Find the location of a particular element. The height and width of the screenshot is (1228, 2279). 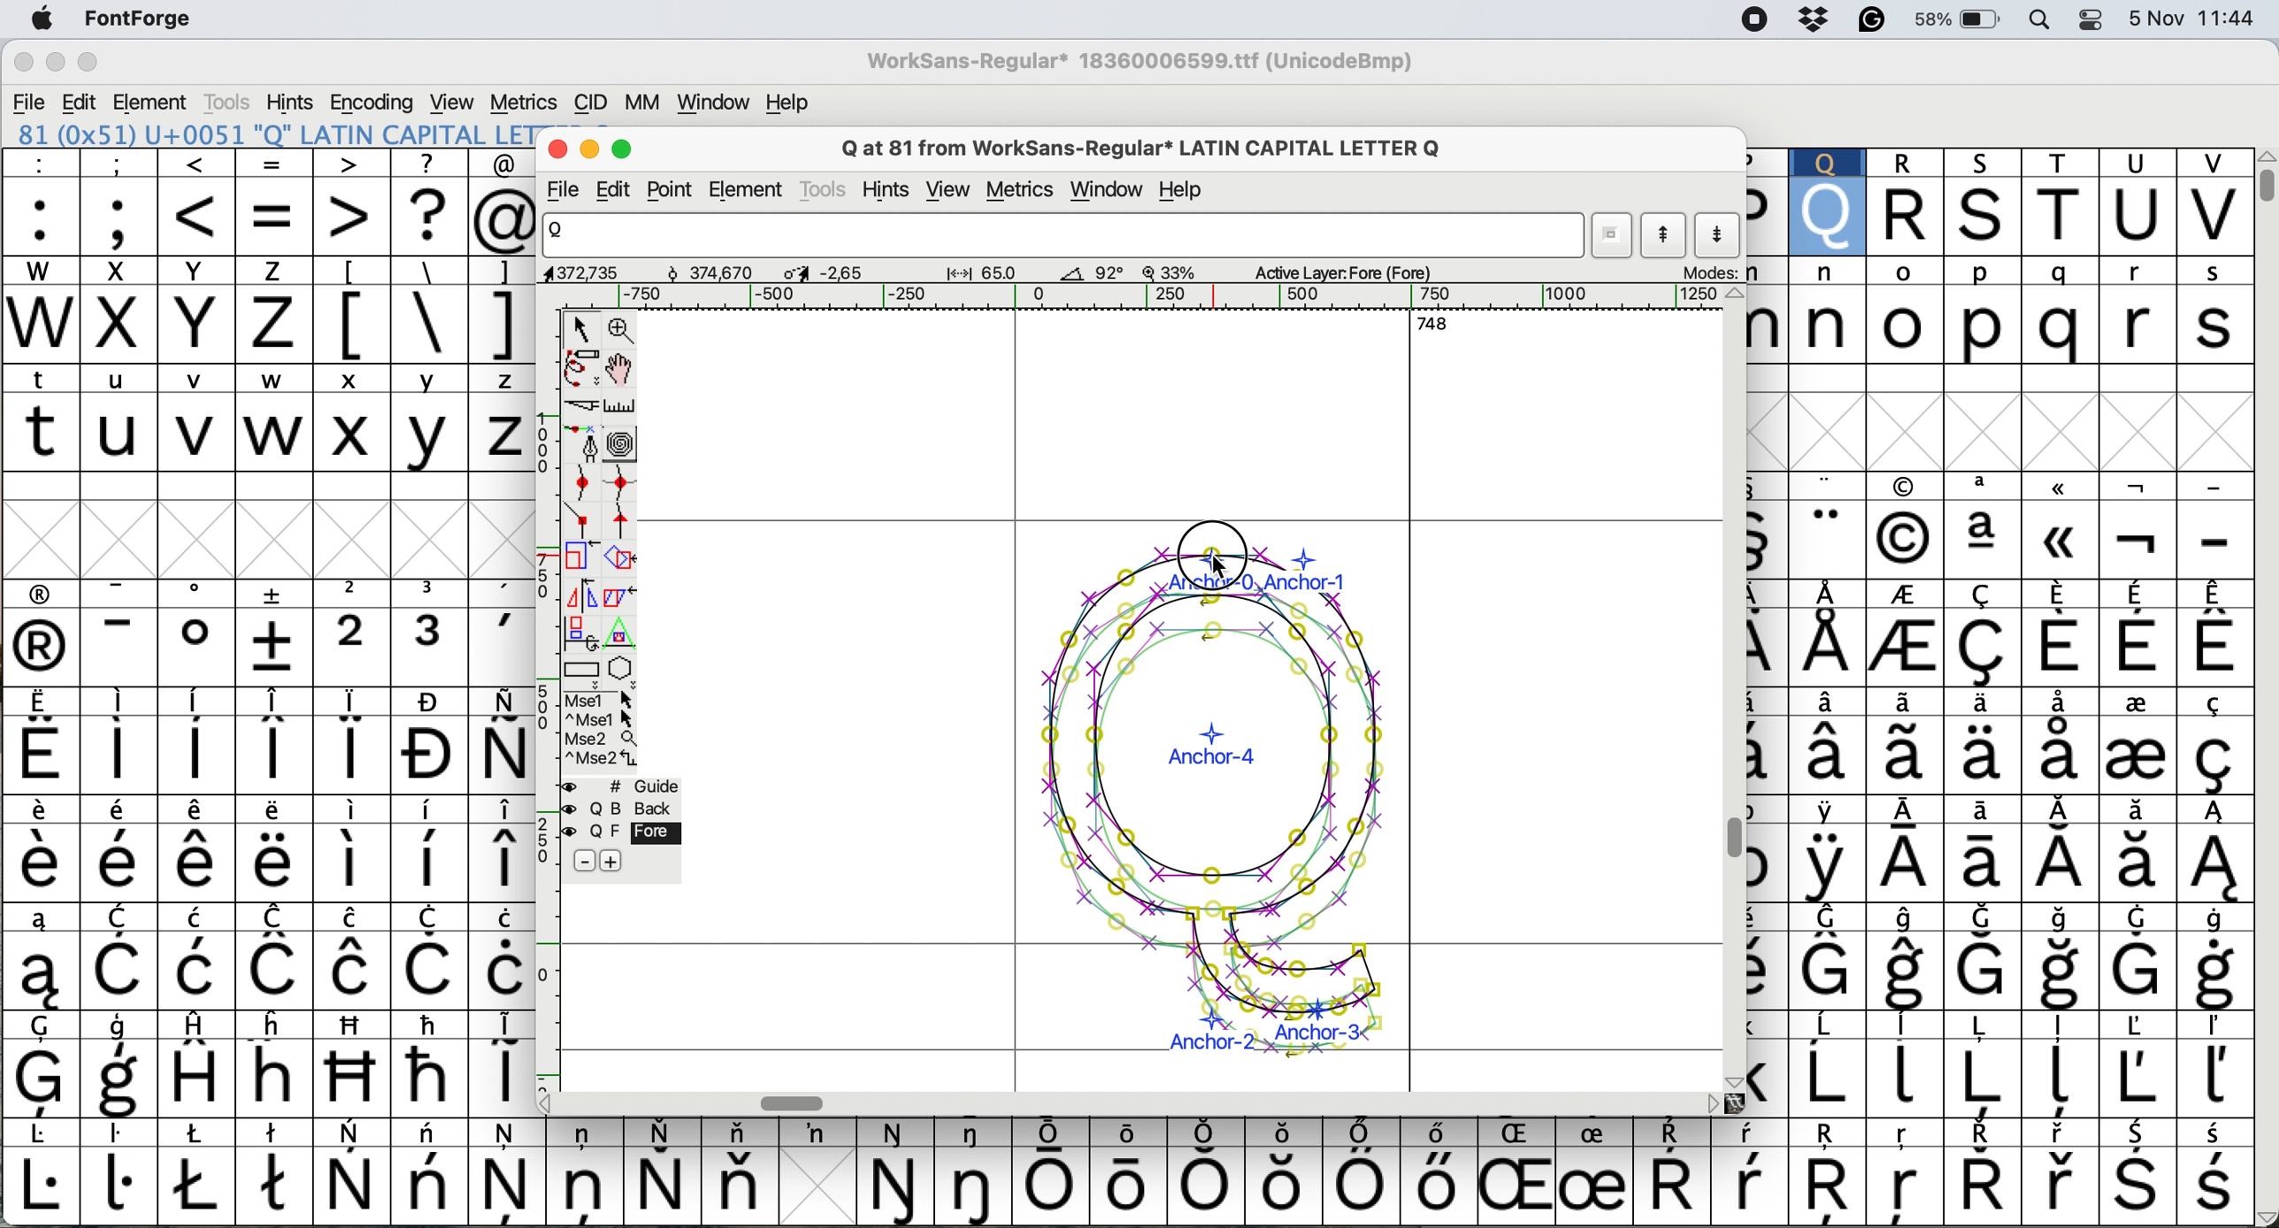

add a tangent point is located at coordinates (625, 523).